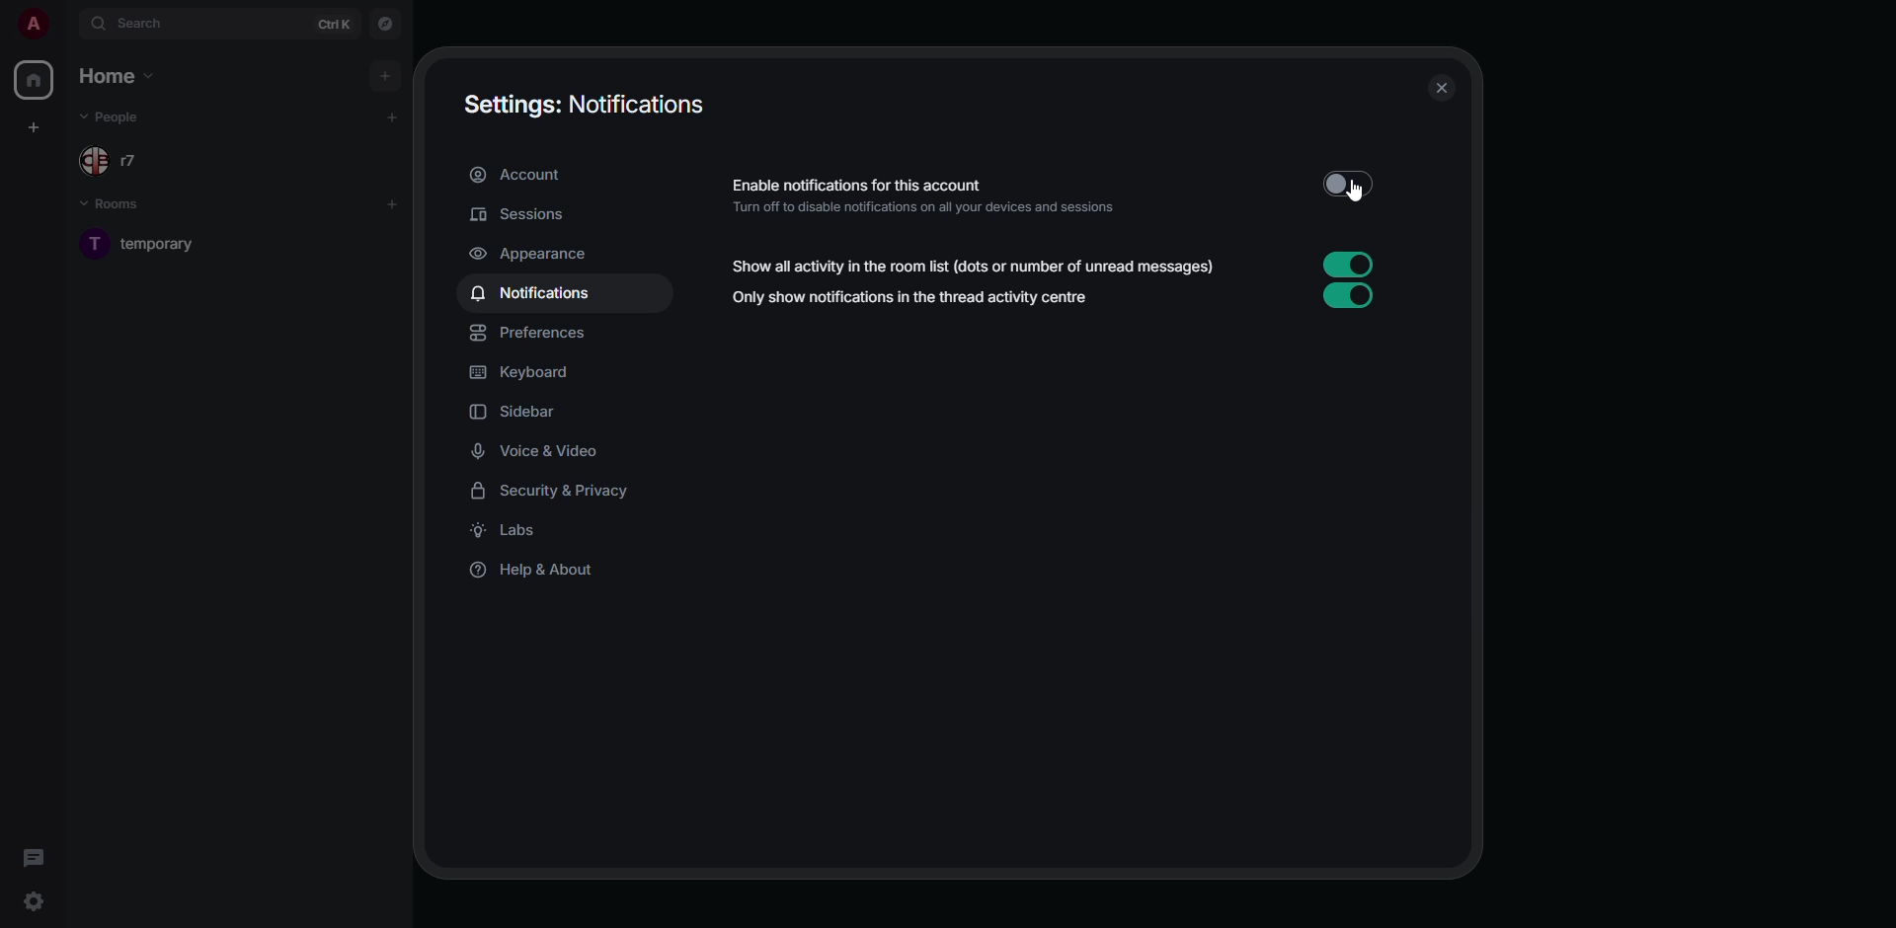 The height and width of the screenshot is (928, 1896). What do you see at coordinates (120, 77) in the screenshot?
I see `home` at bounding box center [120, 77].